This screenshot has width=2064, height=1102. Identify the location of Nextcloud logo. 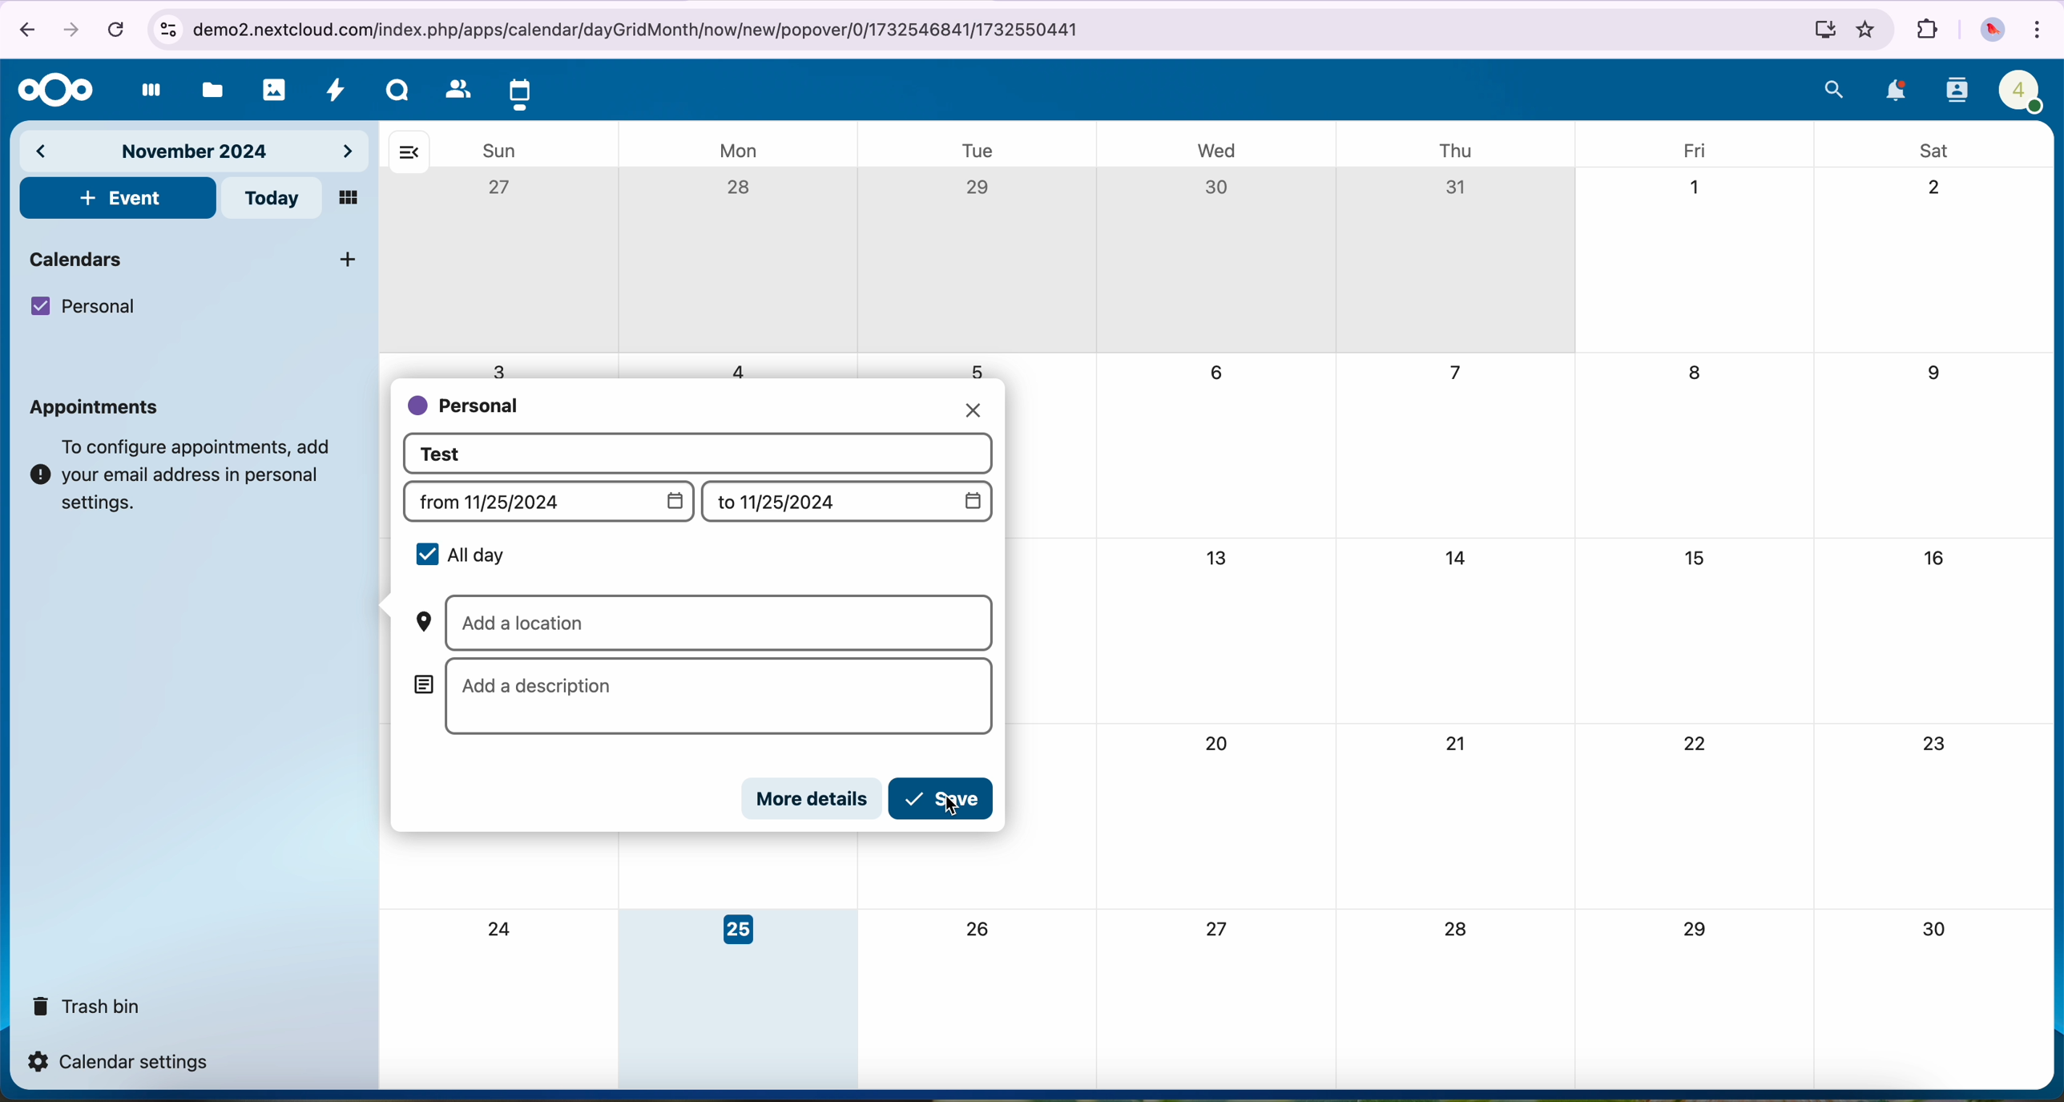
(54, 91).